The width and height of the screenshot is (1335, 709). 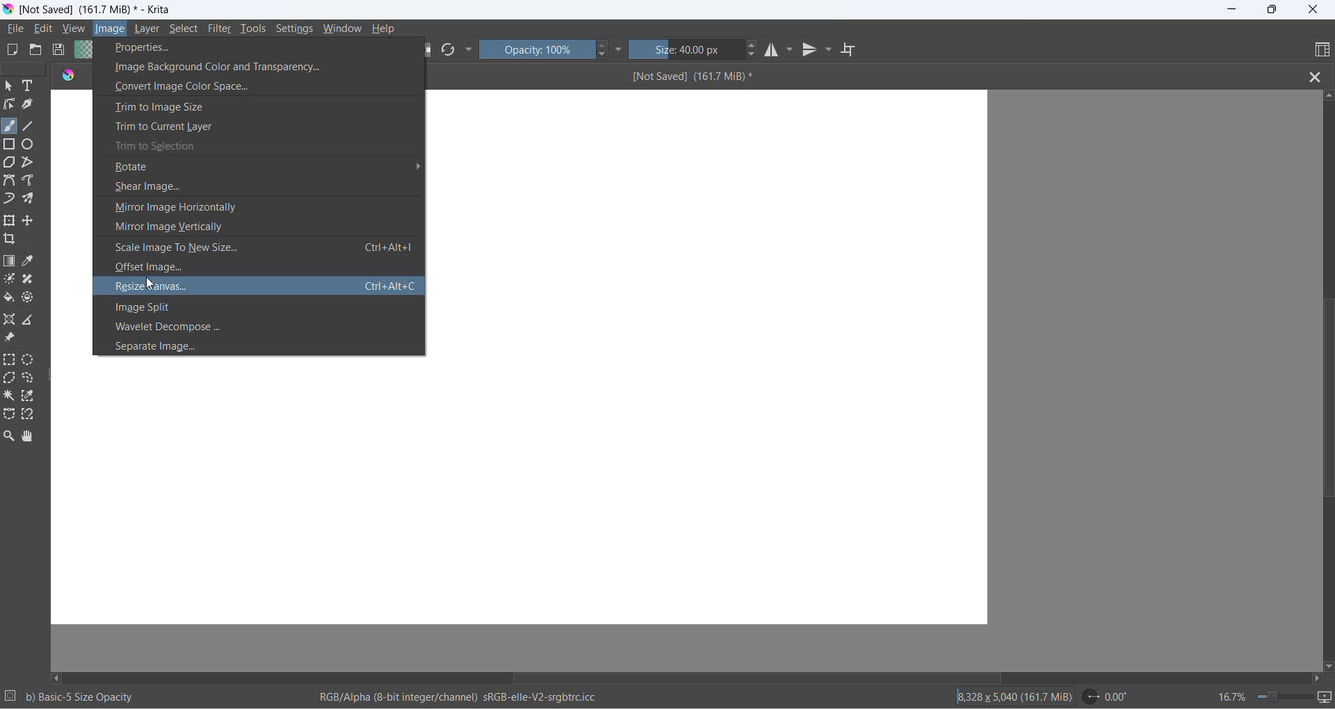 I want to click on trim to image size, so click(x=259, y=106).